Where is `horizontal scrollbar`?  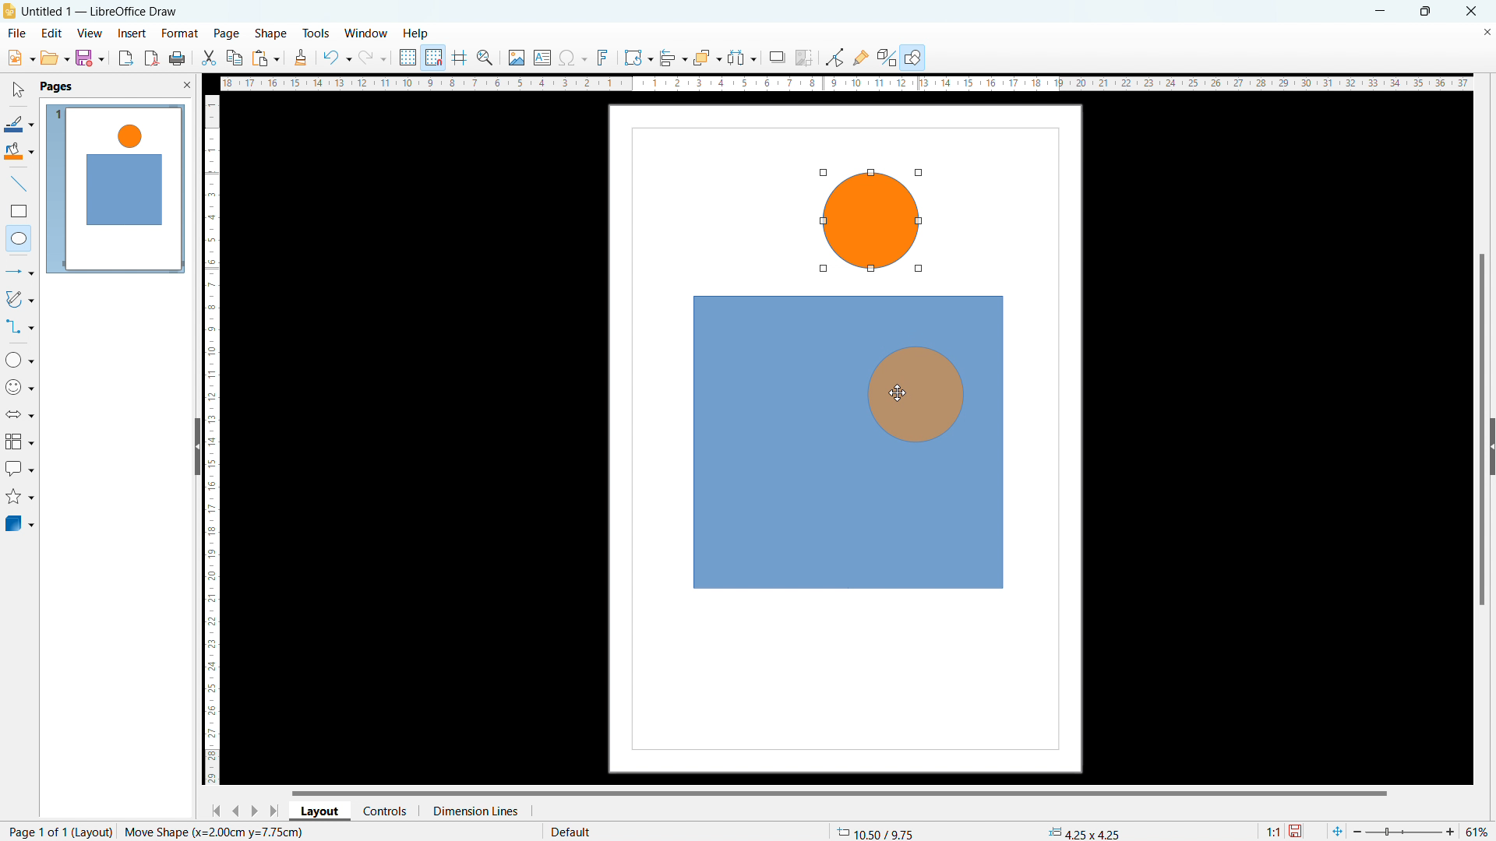 horizontal scrollbar is located at coordinates (839, 792).